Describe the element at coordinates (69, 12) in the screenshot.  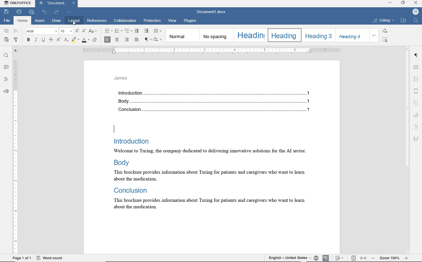
I see `customize quick access ` at that location.